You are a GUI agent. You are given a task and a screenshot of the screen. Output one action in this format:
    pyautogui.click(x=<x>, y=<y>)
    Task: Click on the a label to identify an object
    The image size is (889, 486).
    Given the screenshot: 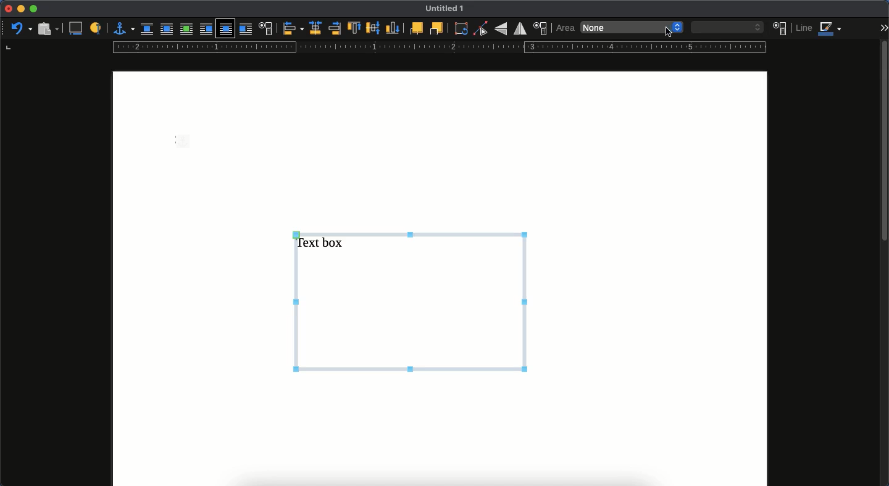 What is the action you would take?
    pyautogui.click(x=96, y=28)
    